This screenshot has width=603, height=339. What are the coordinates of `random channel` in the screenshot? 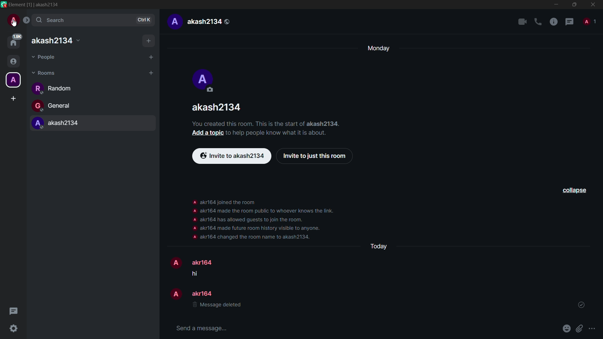 It's located at (53, 88).